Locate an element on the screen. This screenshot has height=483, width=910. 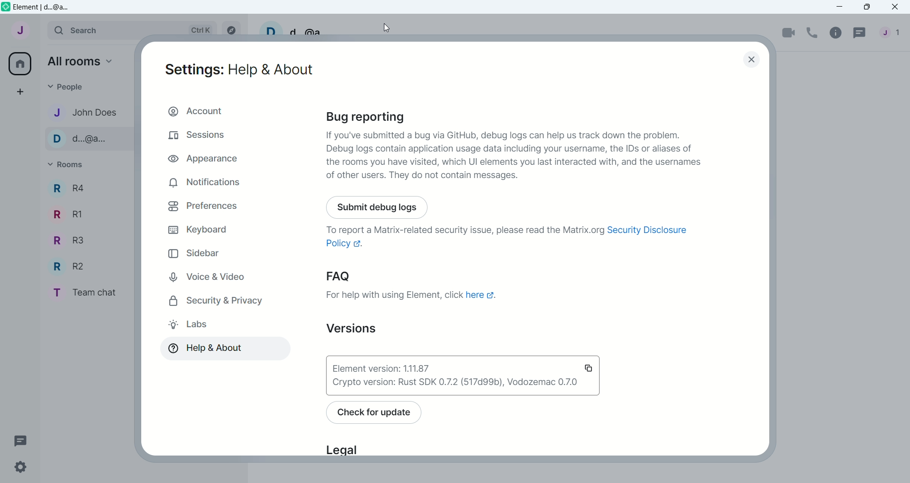
Room info is located at coordinates (837, 32).